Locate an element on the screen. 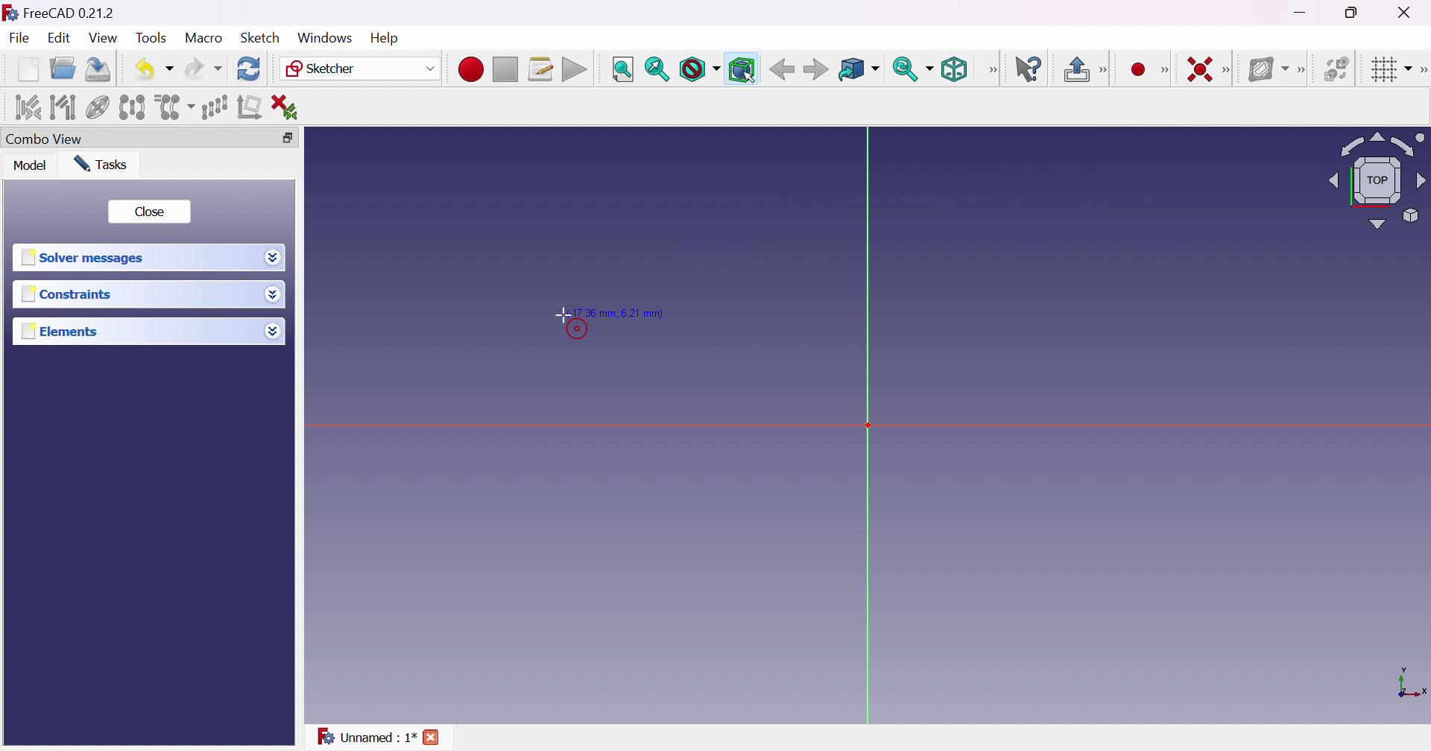 The height and width of the screenshot is (751, 1431). File is located at coordinates (19, 38).